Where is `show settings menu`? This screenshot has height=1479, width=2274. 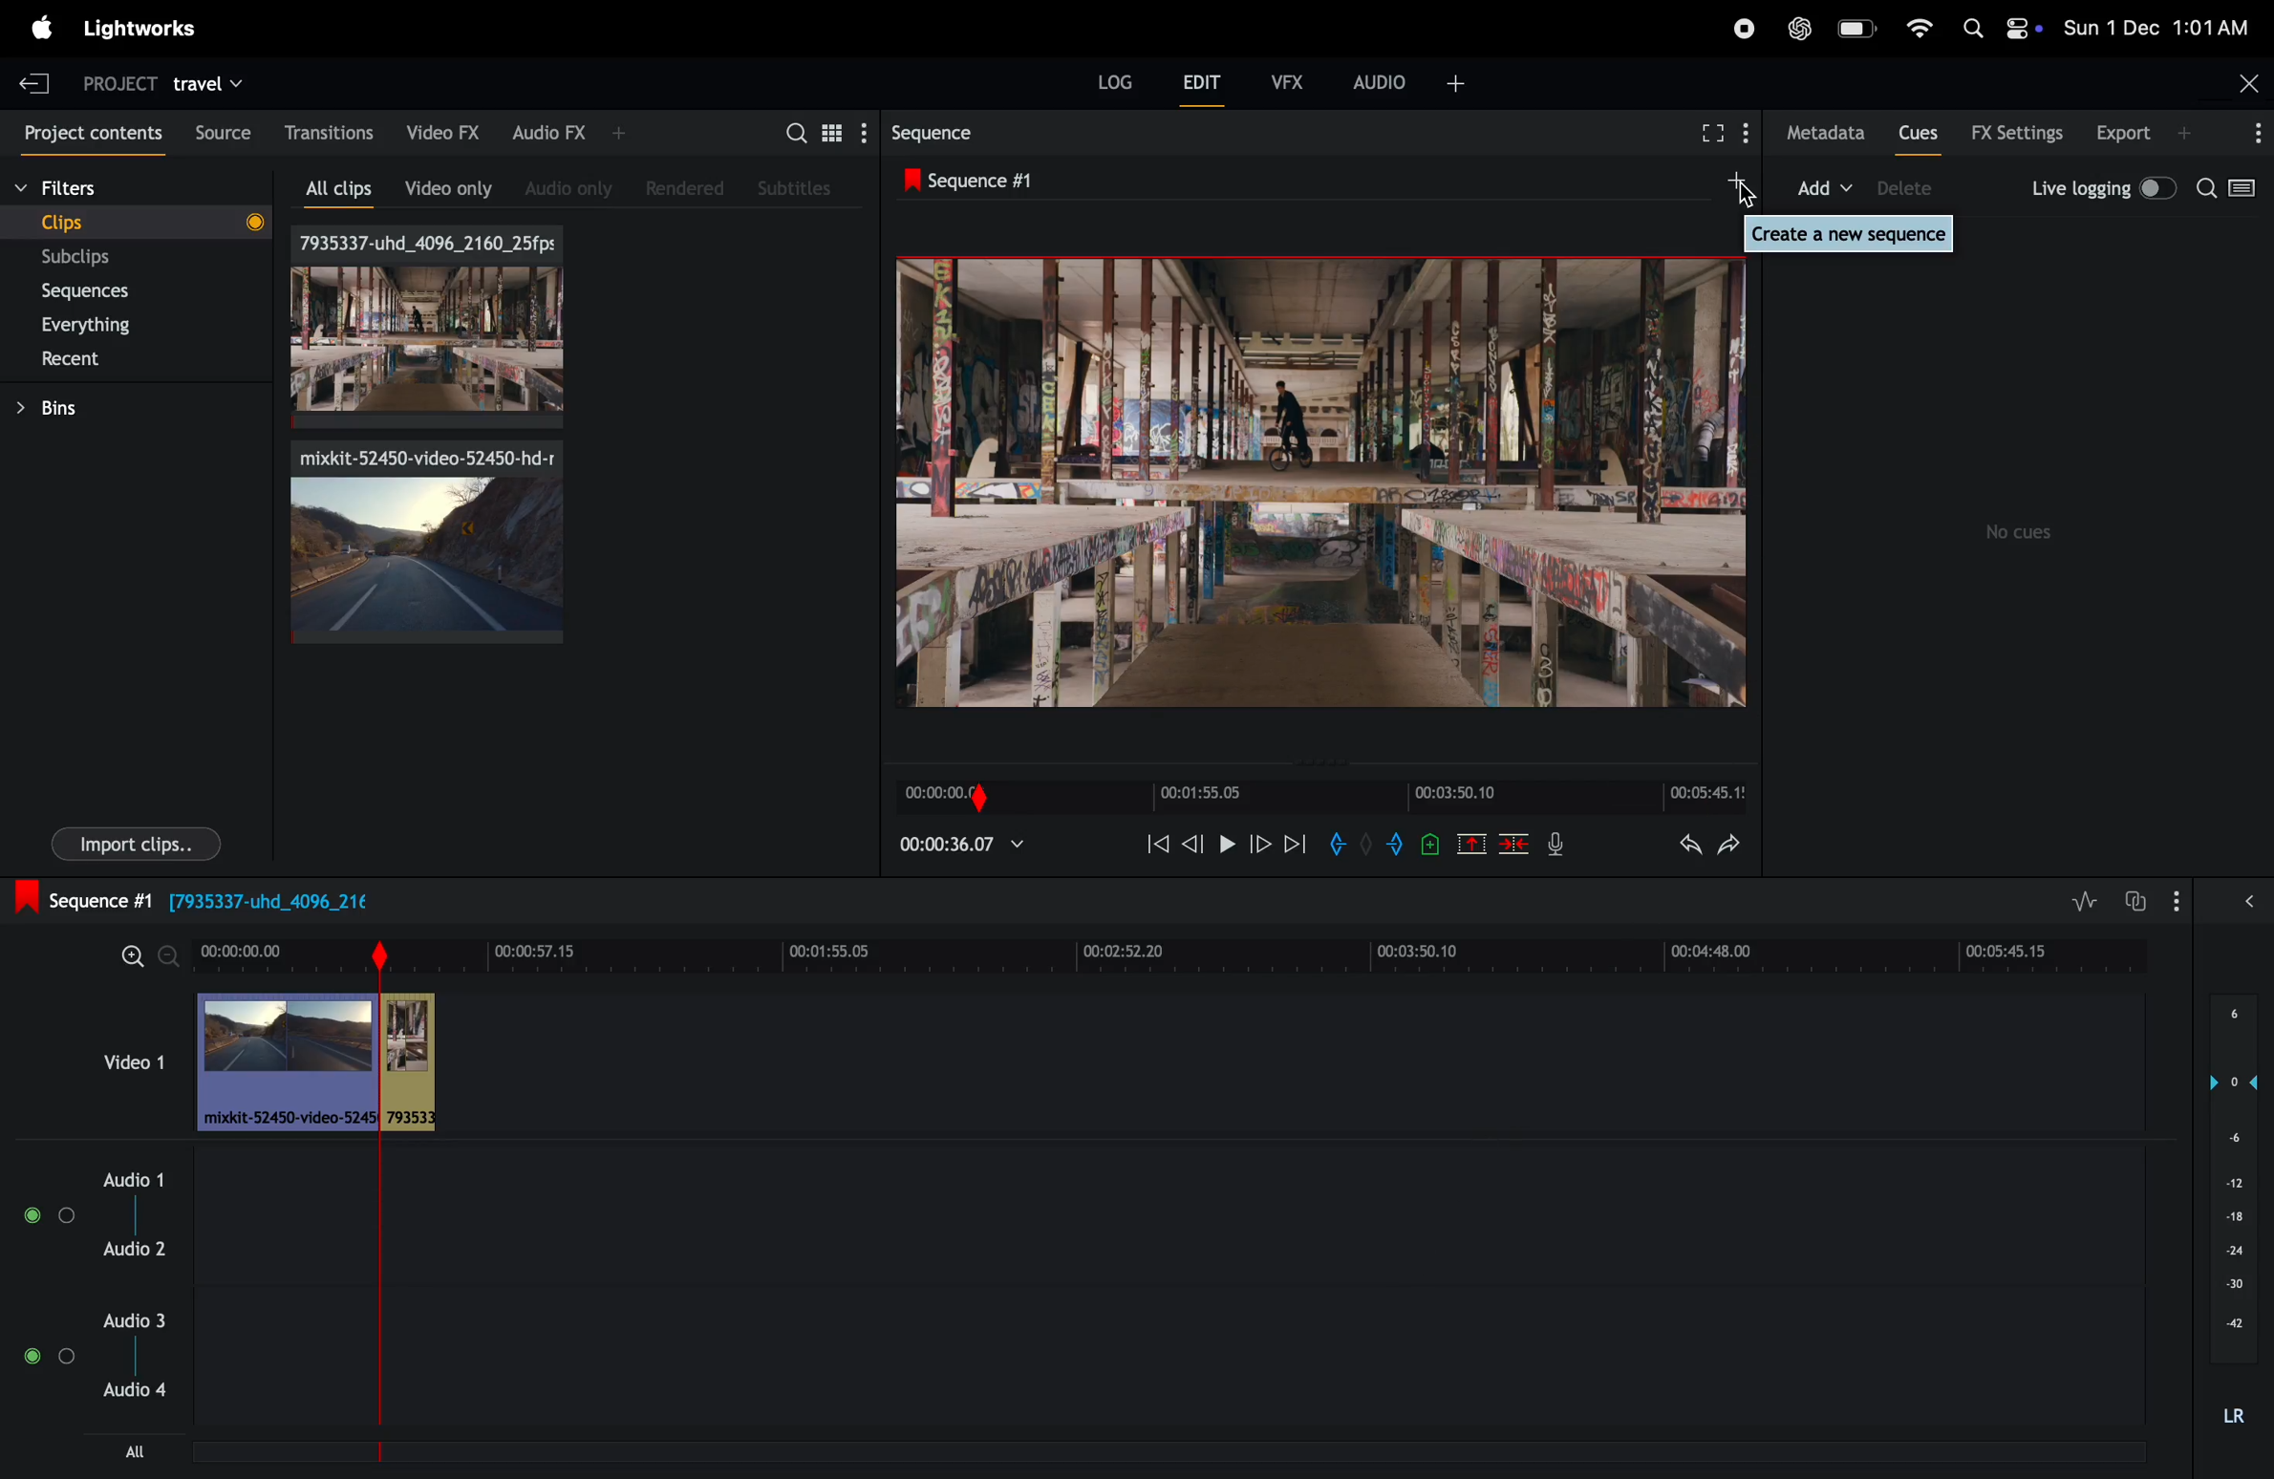 show settings menu is located at coordinates (862, 132).